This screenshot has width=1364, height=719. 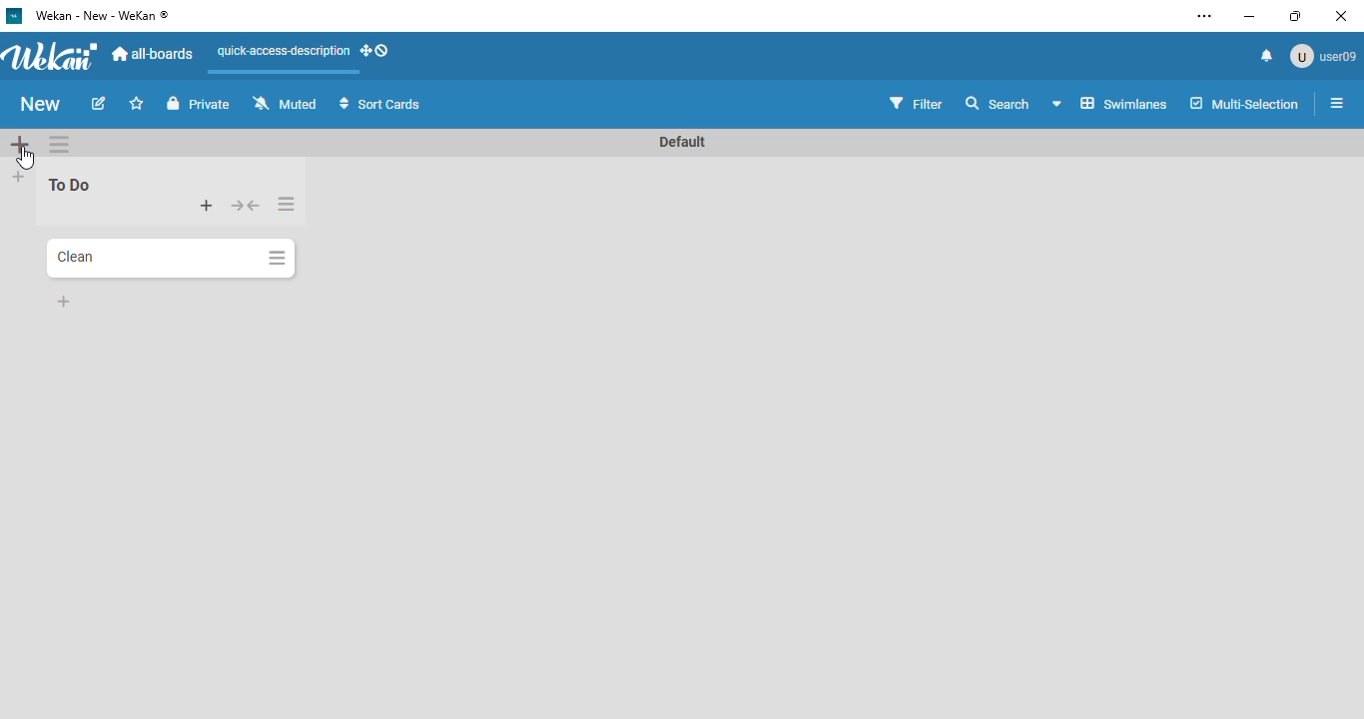 I want to click on list actions, so click(x=286, y=204).